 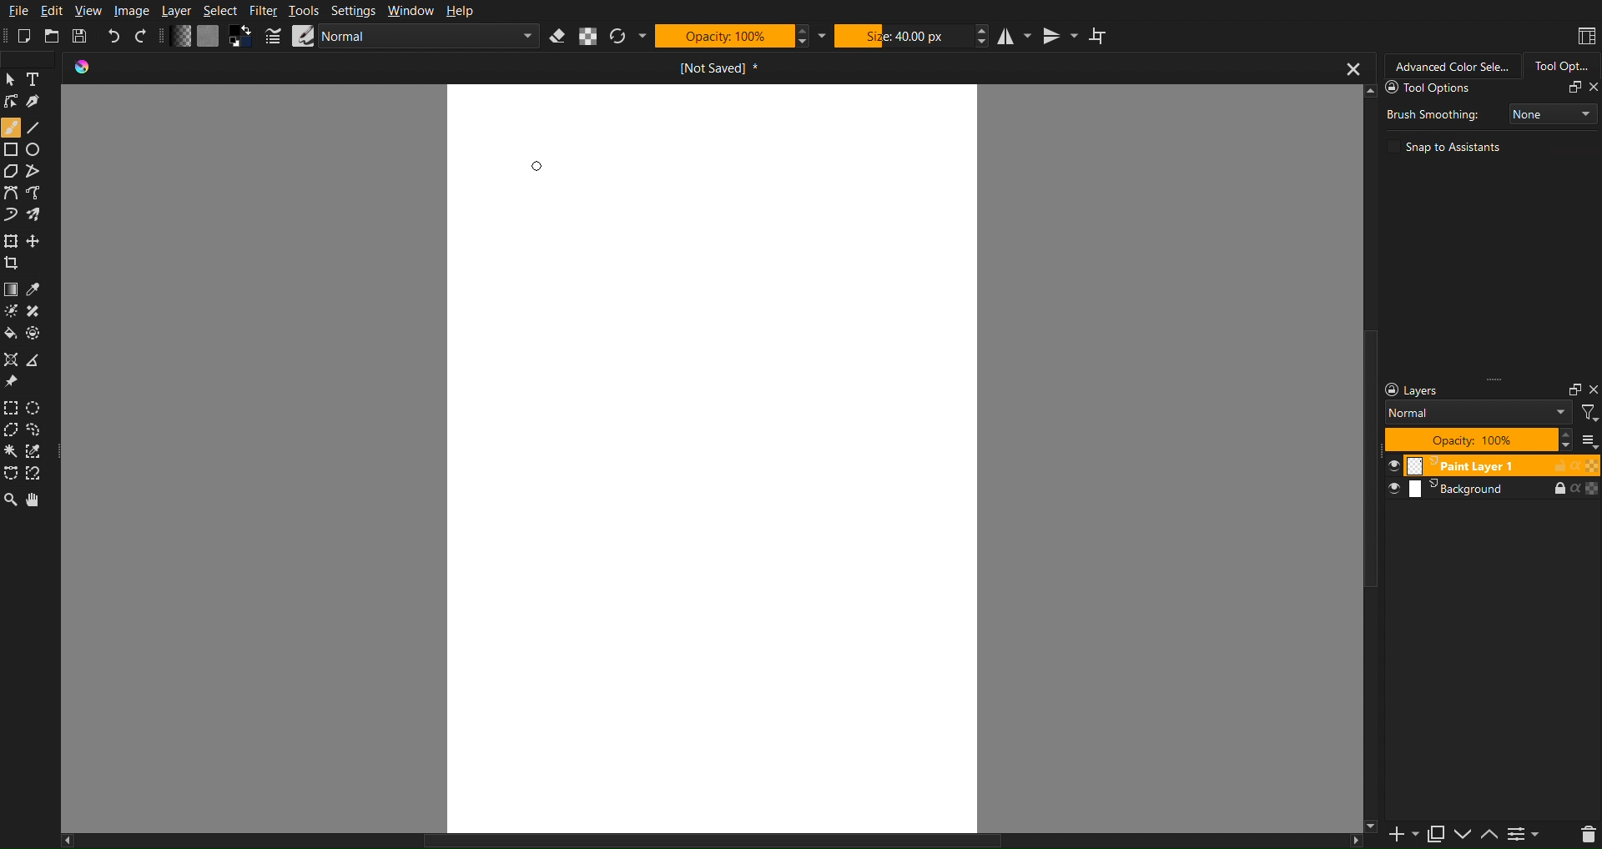 I want to click on Text, so click(x=39, y=81).